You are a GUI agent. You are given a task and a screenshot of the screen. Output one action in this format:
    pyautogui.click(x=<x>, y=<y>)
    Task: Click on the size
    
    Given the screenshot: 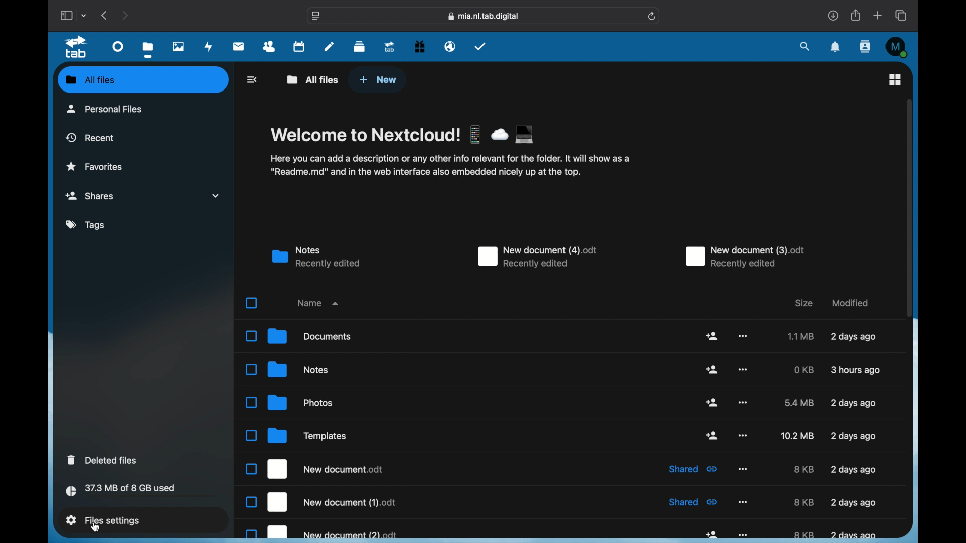 What is the action you would take?
    pyautogui.click(x=803, y=535)
    